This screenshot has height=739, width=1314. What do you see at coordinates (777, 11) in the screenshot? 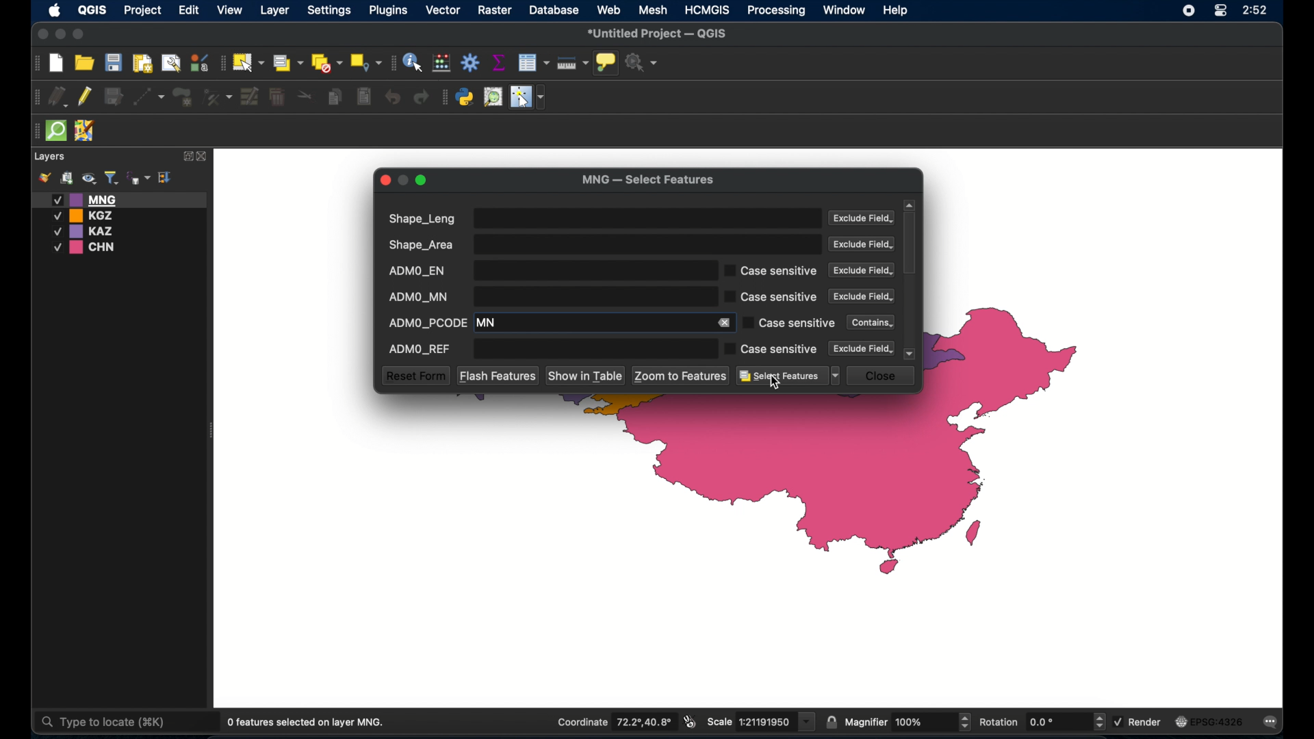
I see `processing` at bounding box center [777, 11].